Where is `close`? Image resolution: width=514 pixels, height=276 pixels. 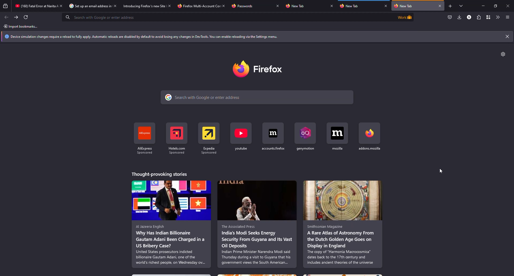
close is located at coordinates (278, 6).